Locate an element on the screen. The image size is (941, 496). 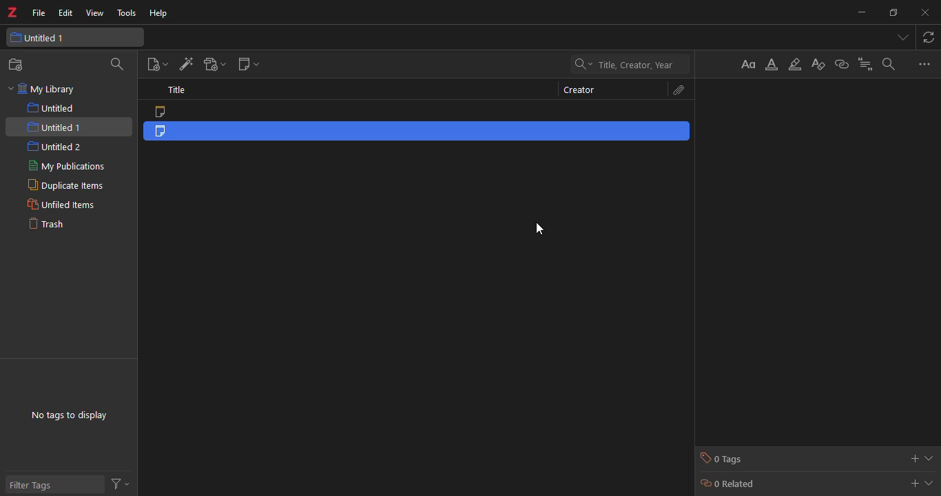
untitled 1 is located at coordinates (39, 39).